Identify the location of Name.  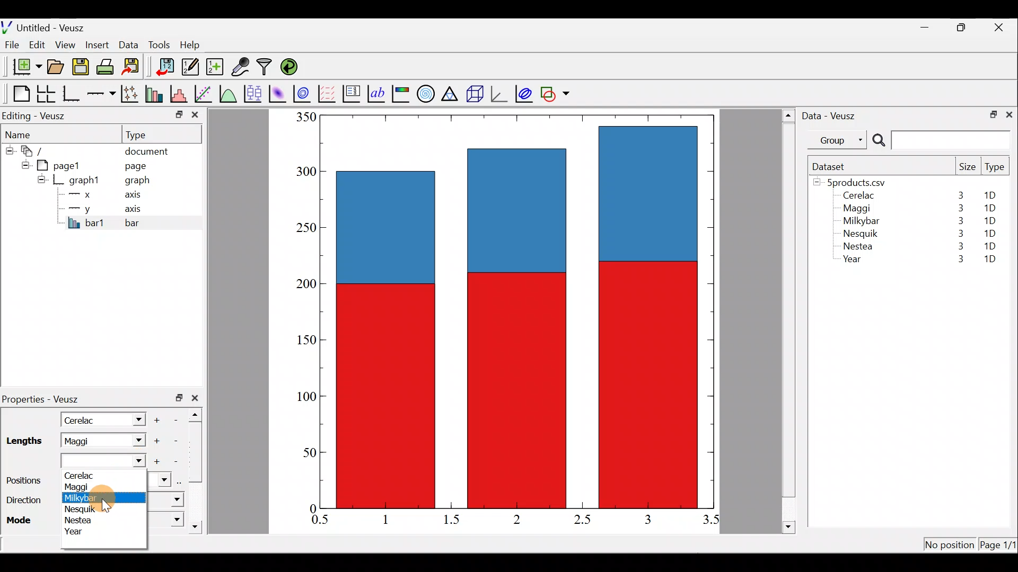
(24, 133).